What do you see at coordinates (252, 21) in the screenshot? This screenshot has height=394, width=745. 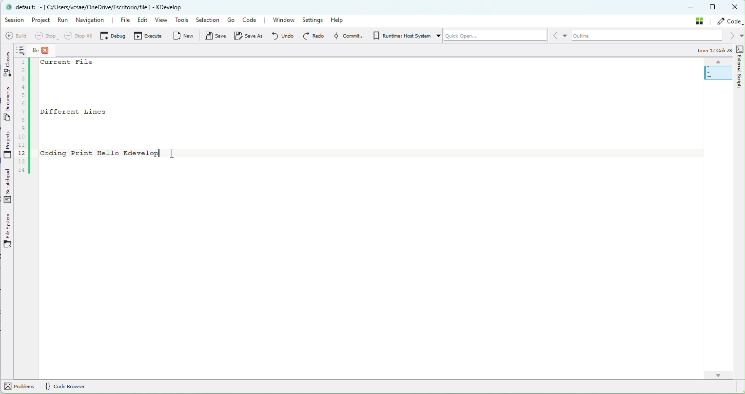 I see `Code` at bounding box center [252, 21].